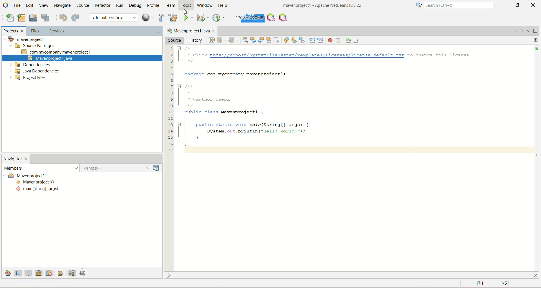  Describe the element at coordinates (28, 78) in the screenshot. I see `project files` at that location.